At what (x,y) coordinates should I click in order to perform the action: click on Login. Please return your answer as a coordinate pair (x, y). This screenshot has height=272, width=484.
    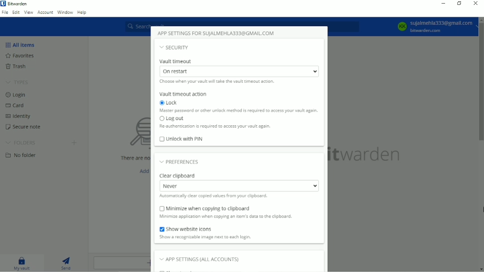
    Looking at the image, I should click on (16, 95).